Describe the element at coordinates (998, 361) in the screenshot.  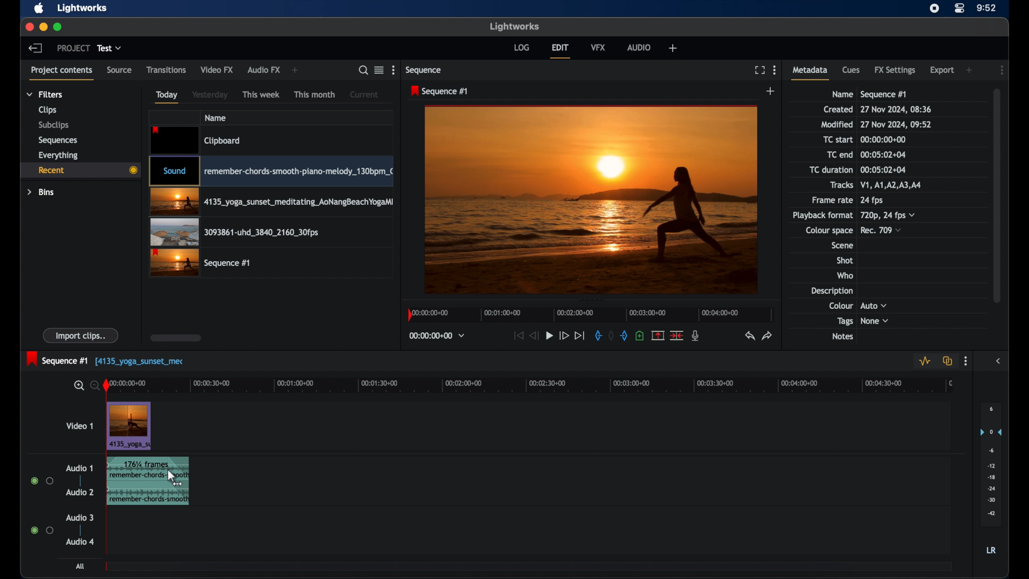
I see `sidebar` at that location.